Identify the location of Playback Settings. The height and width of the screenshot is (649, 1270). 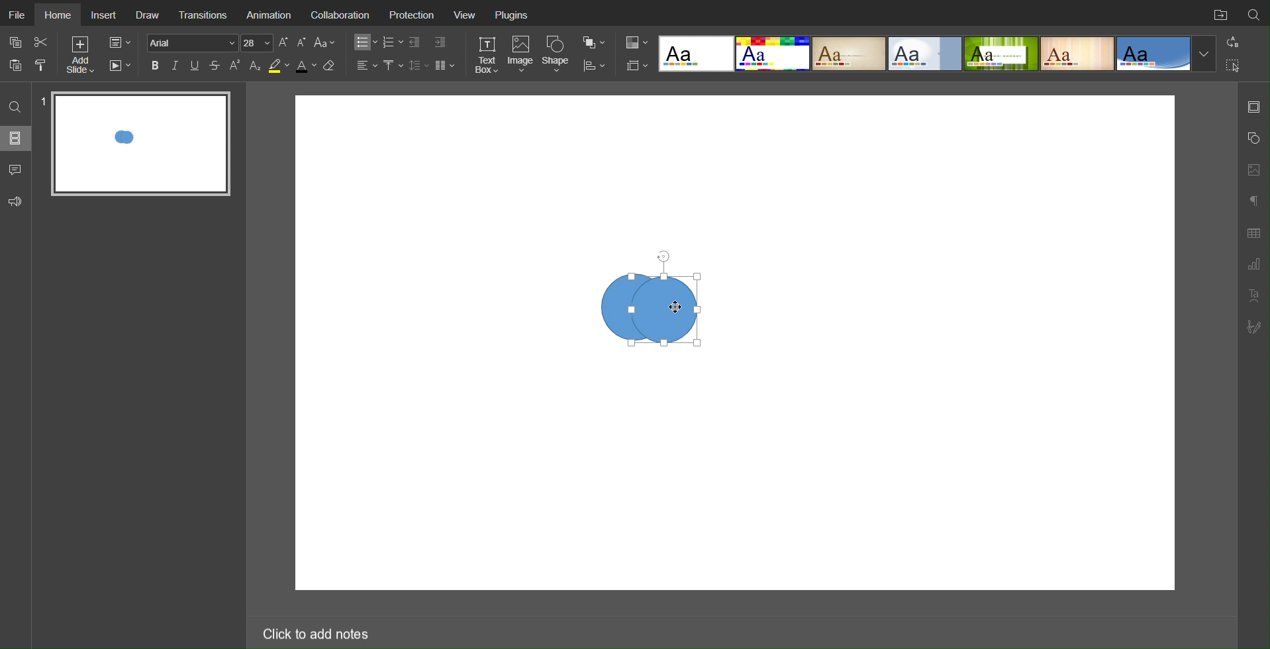
(120, 66).